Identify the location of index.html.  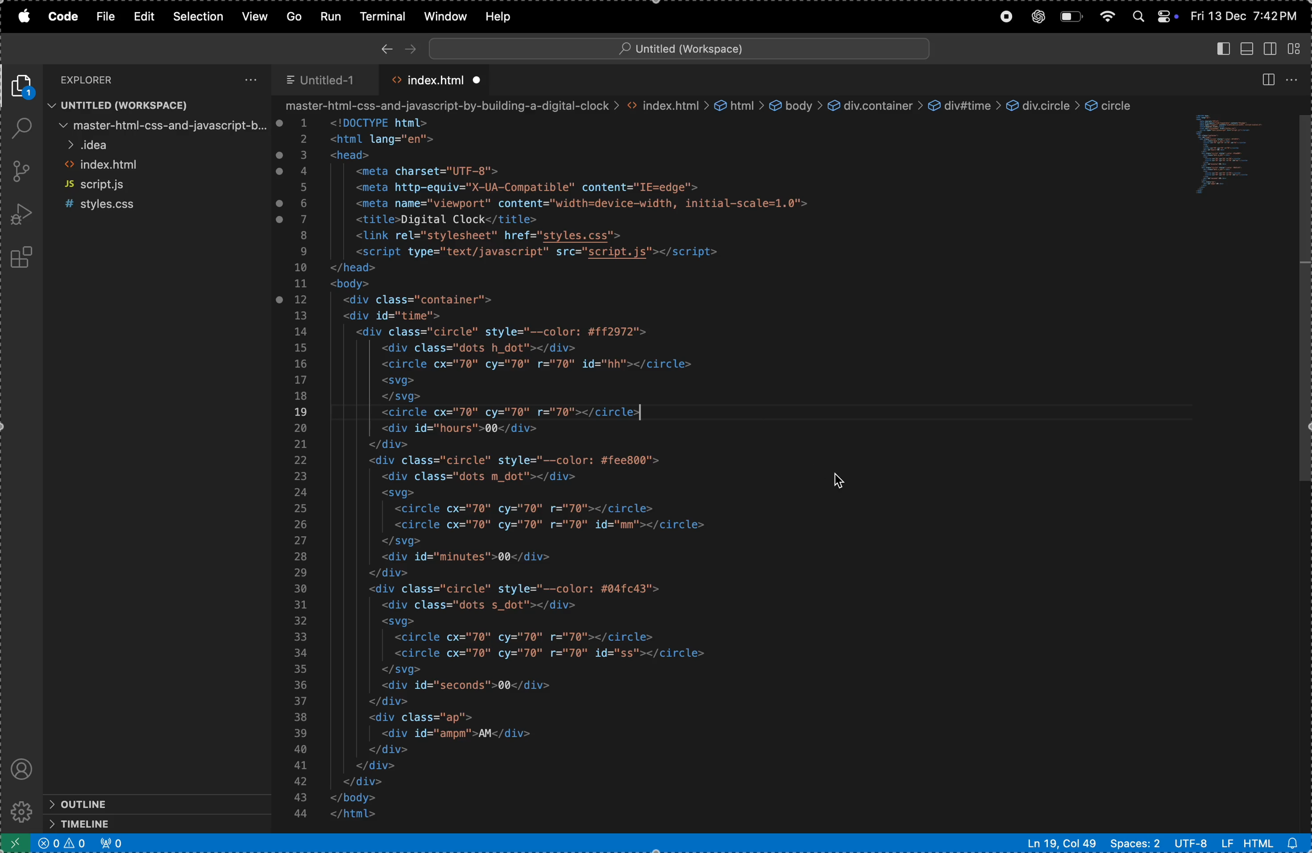
(435, 79).